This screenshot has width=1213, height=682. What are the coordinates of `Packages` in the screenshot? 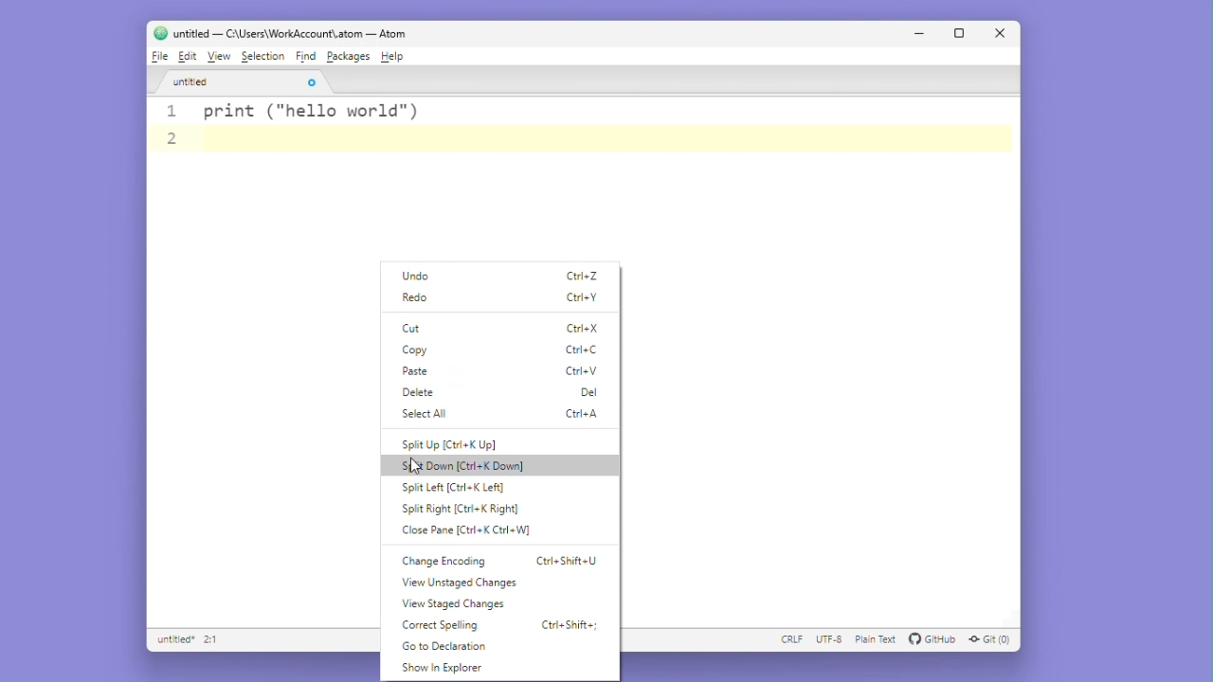 It's located at (349, 55).